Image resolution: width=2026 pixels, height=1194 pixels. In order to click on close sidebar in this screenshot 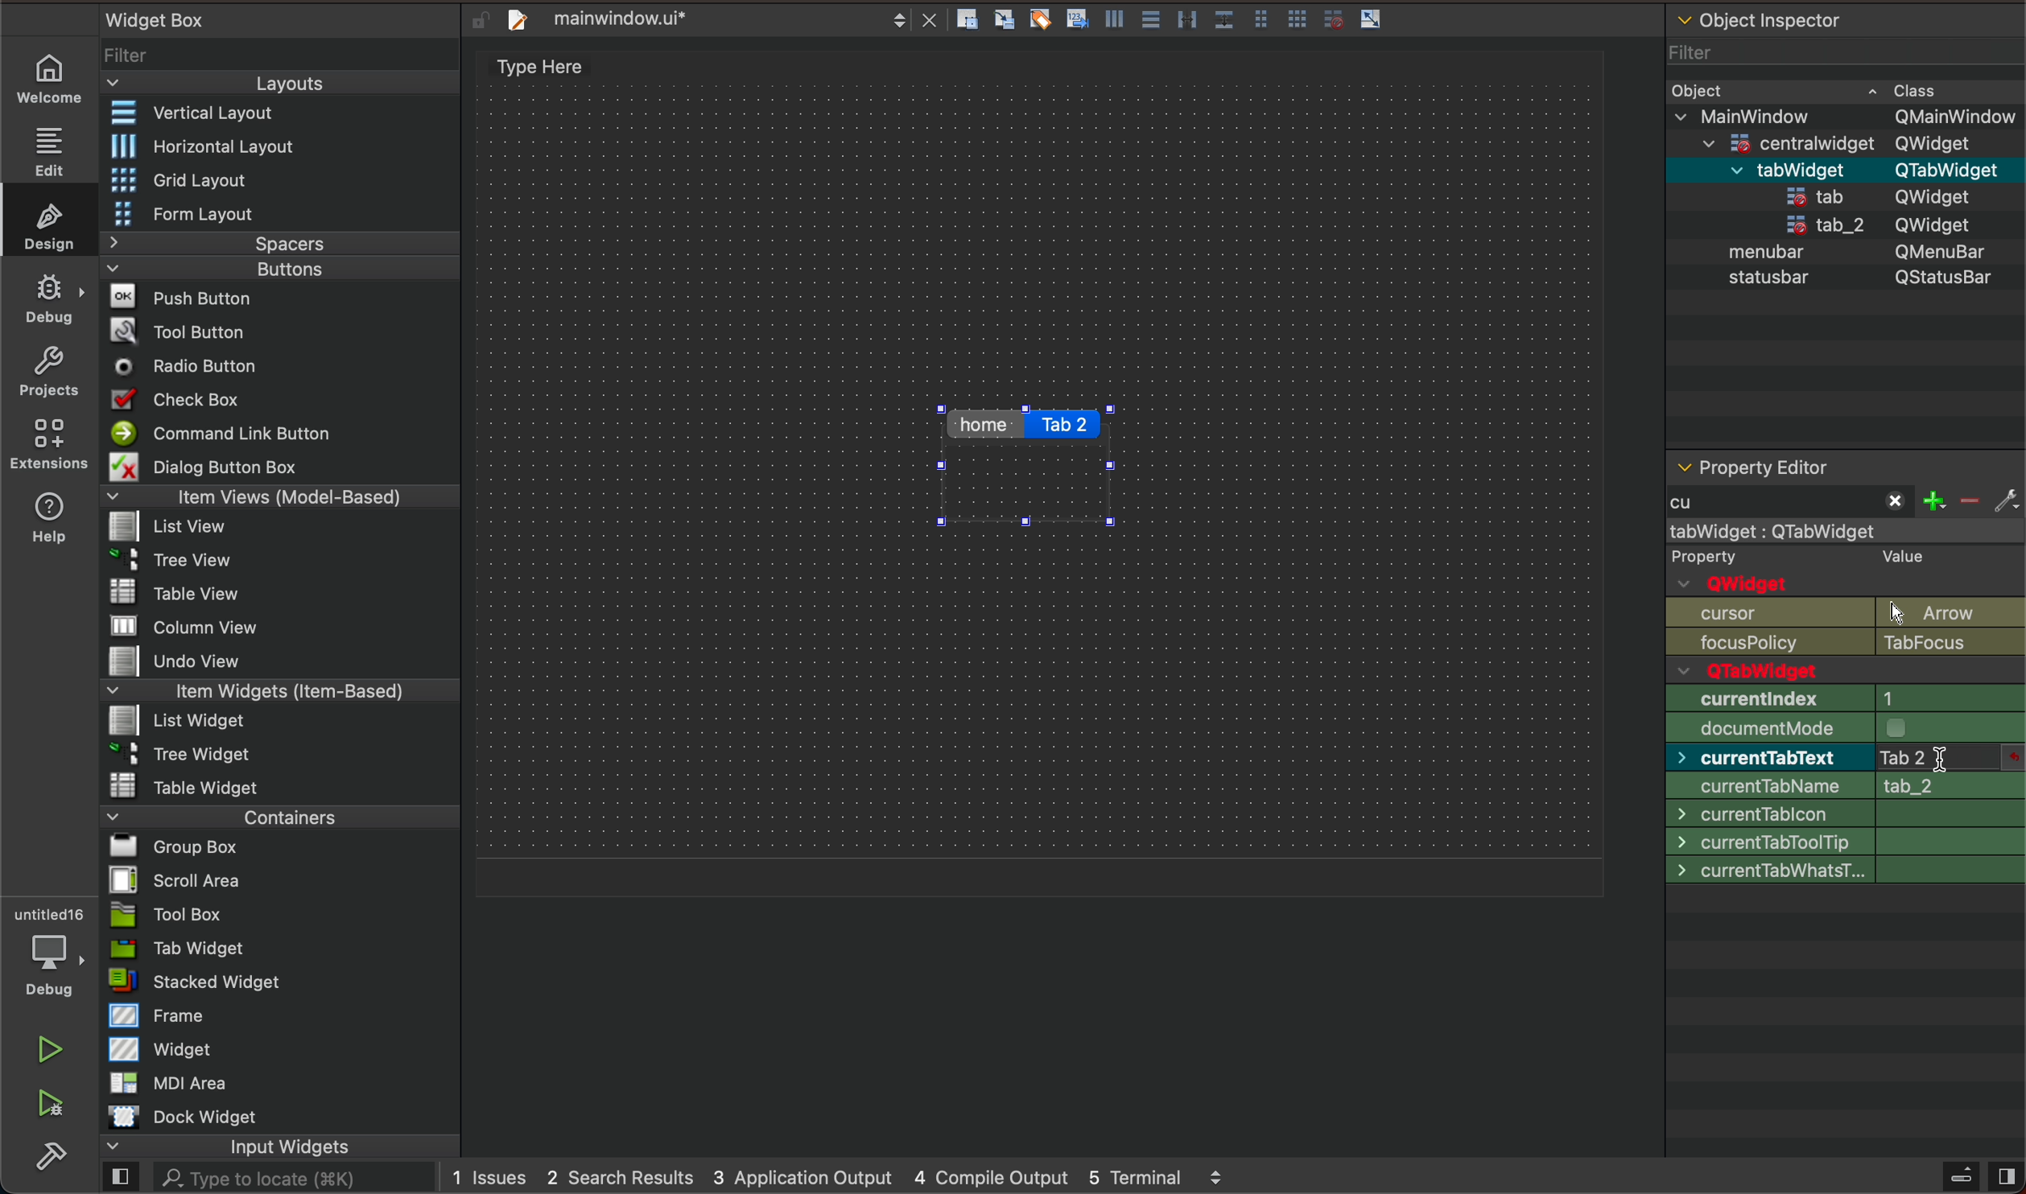, I will do `click(1974, 1177)`.